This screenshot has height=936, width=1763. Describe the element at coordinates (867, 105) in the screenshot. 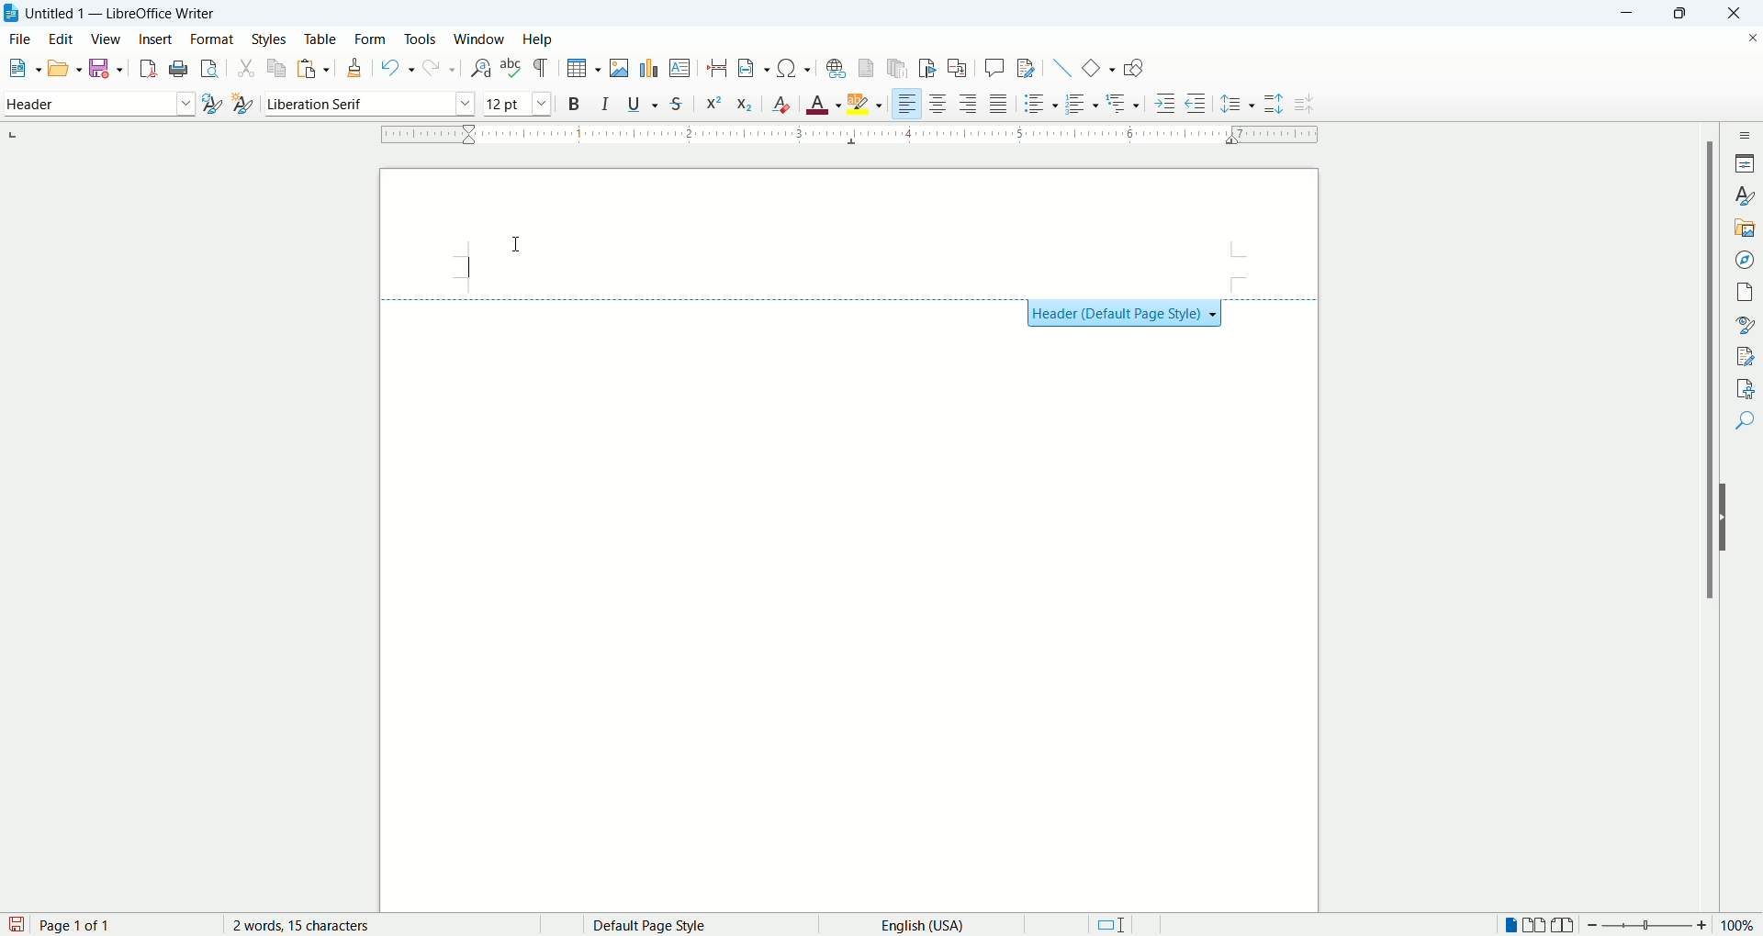

I see `text highlighting` at that location.